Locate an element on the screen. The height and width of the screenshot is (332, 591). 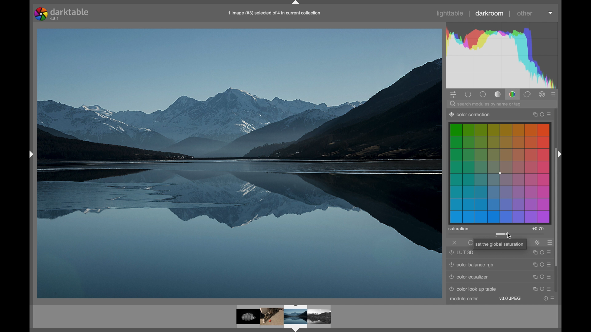
base is located at coordinates (483, 95).